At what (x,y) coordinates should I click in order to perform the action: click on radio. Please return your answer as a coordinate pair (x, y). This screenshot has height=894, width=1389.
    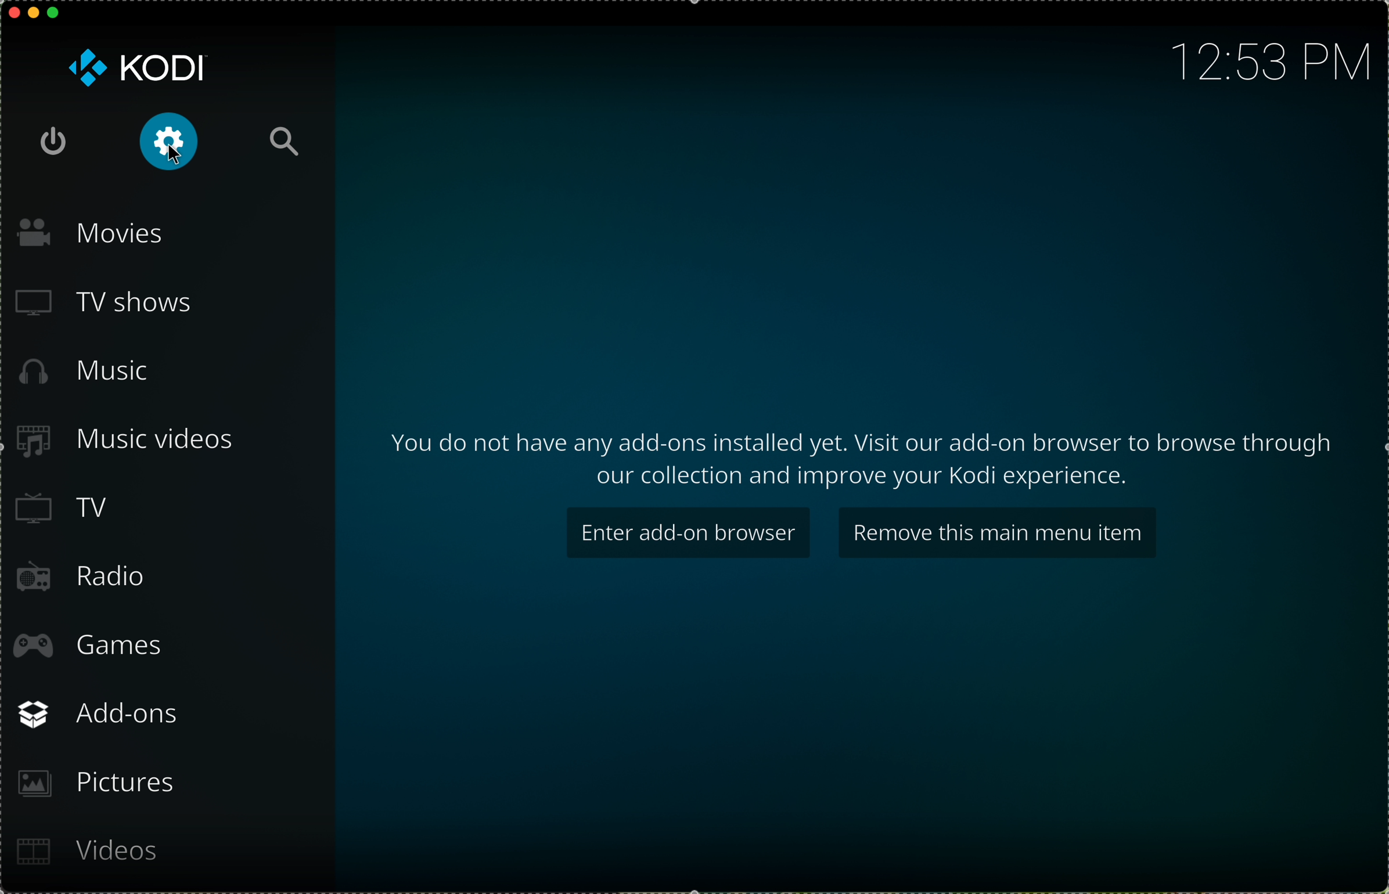
    Looking at the image, I should click on (87, 579).